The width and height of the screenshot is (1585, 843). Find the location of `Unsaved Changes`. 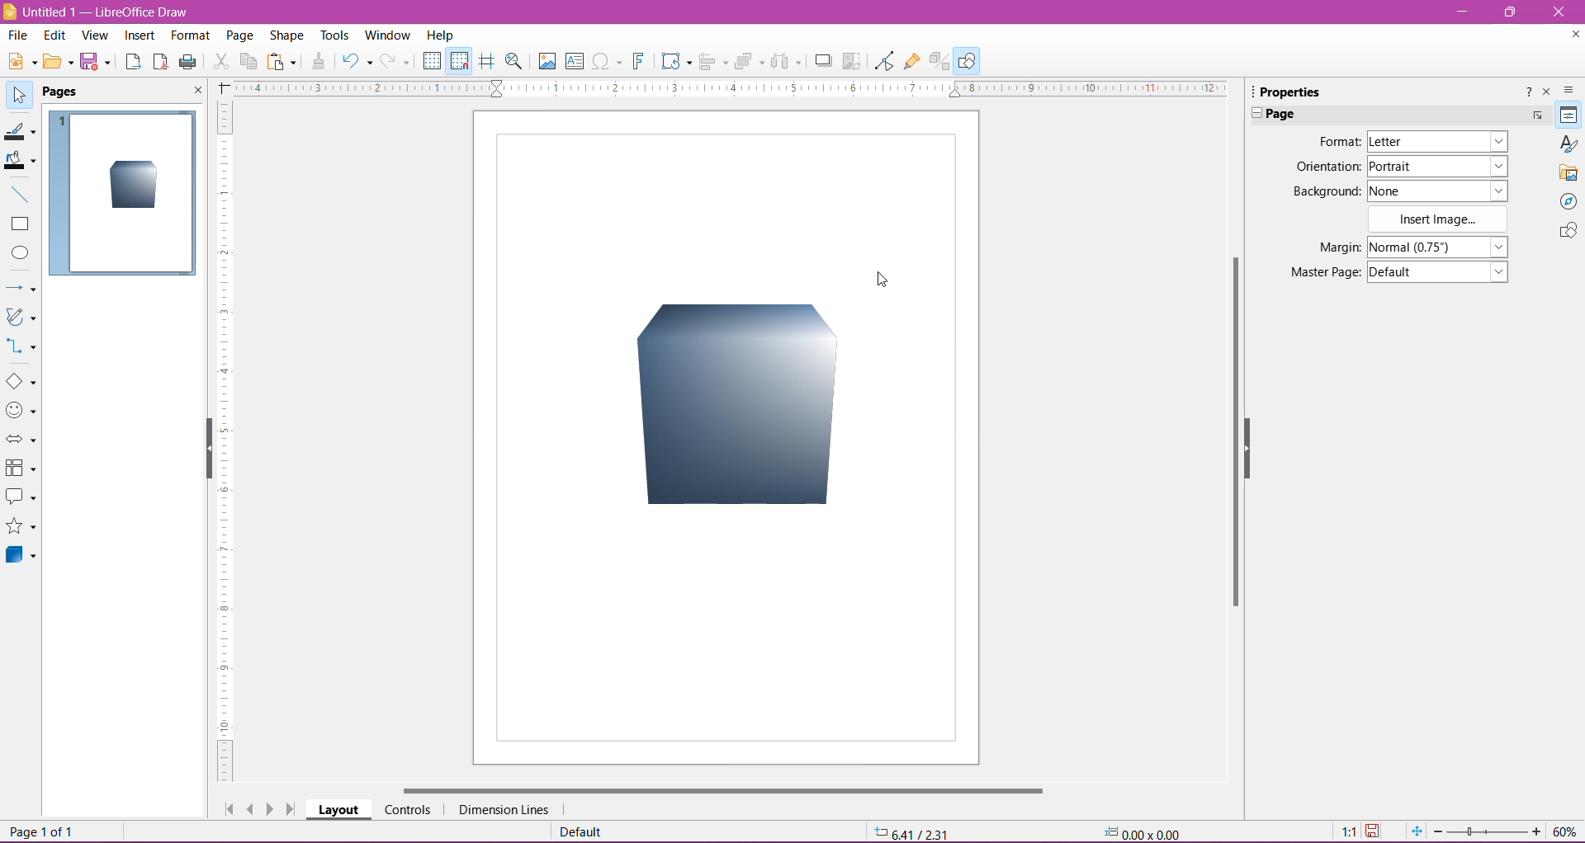

Unsaved Changes is located at coordinates (1374, 832).